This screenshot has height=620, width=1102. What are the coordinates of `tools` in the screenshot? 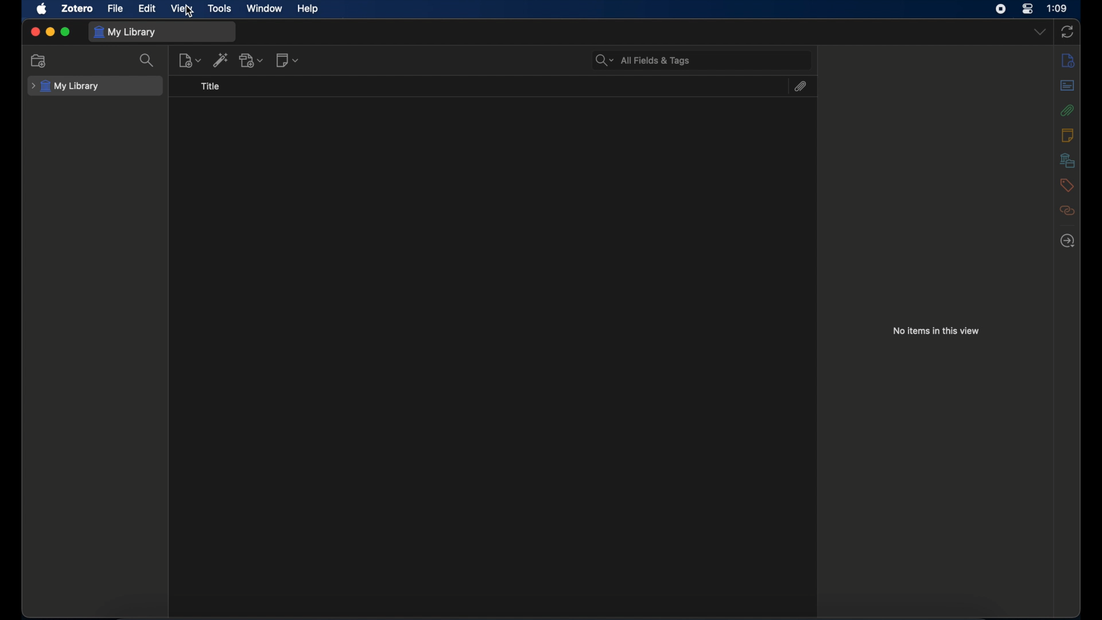 It's located at (220, 9).